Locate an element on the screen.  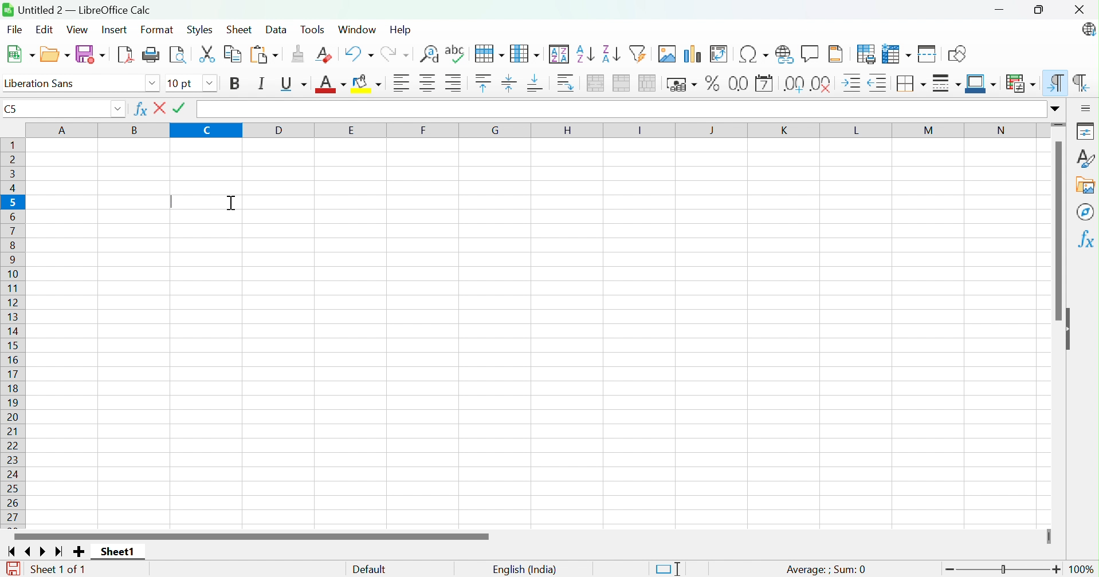
Wrap text is located at coordinates (569, 84).